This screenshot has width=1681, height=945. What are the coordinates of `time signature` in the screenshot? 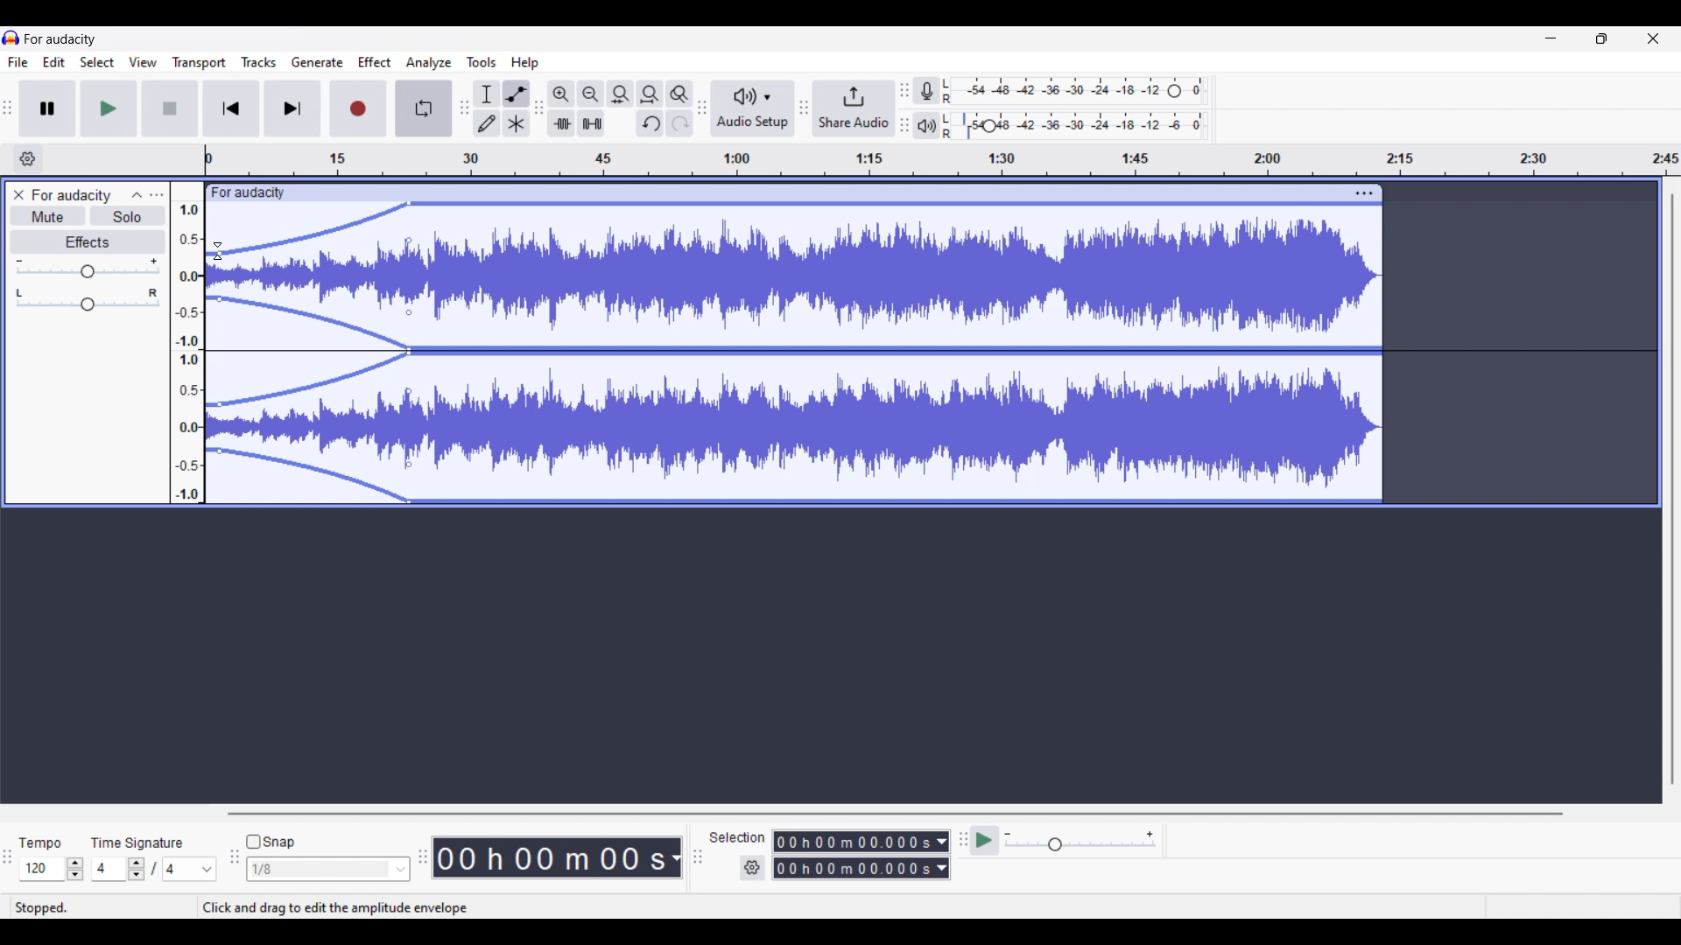 It's located at (137, 843).